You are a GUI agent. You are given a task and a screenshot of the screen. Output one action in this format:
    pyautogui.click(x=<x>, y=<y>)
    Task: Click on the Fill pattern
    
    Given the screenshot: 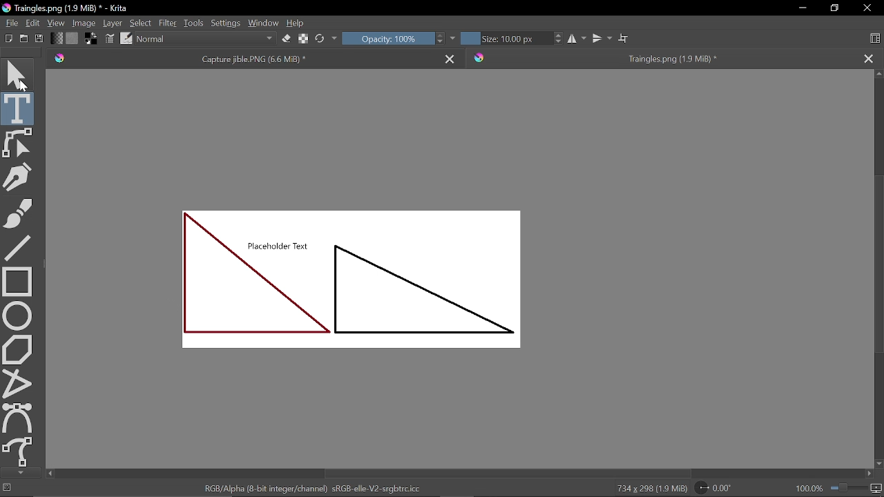 What is the action you would take?
    pyautogui.click(x=73, y=38)
    